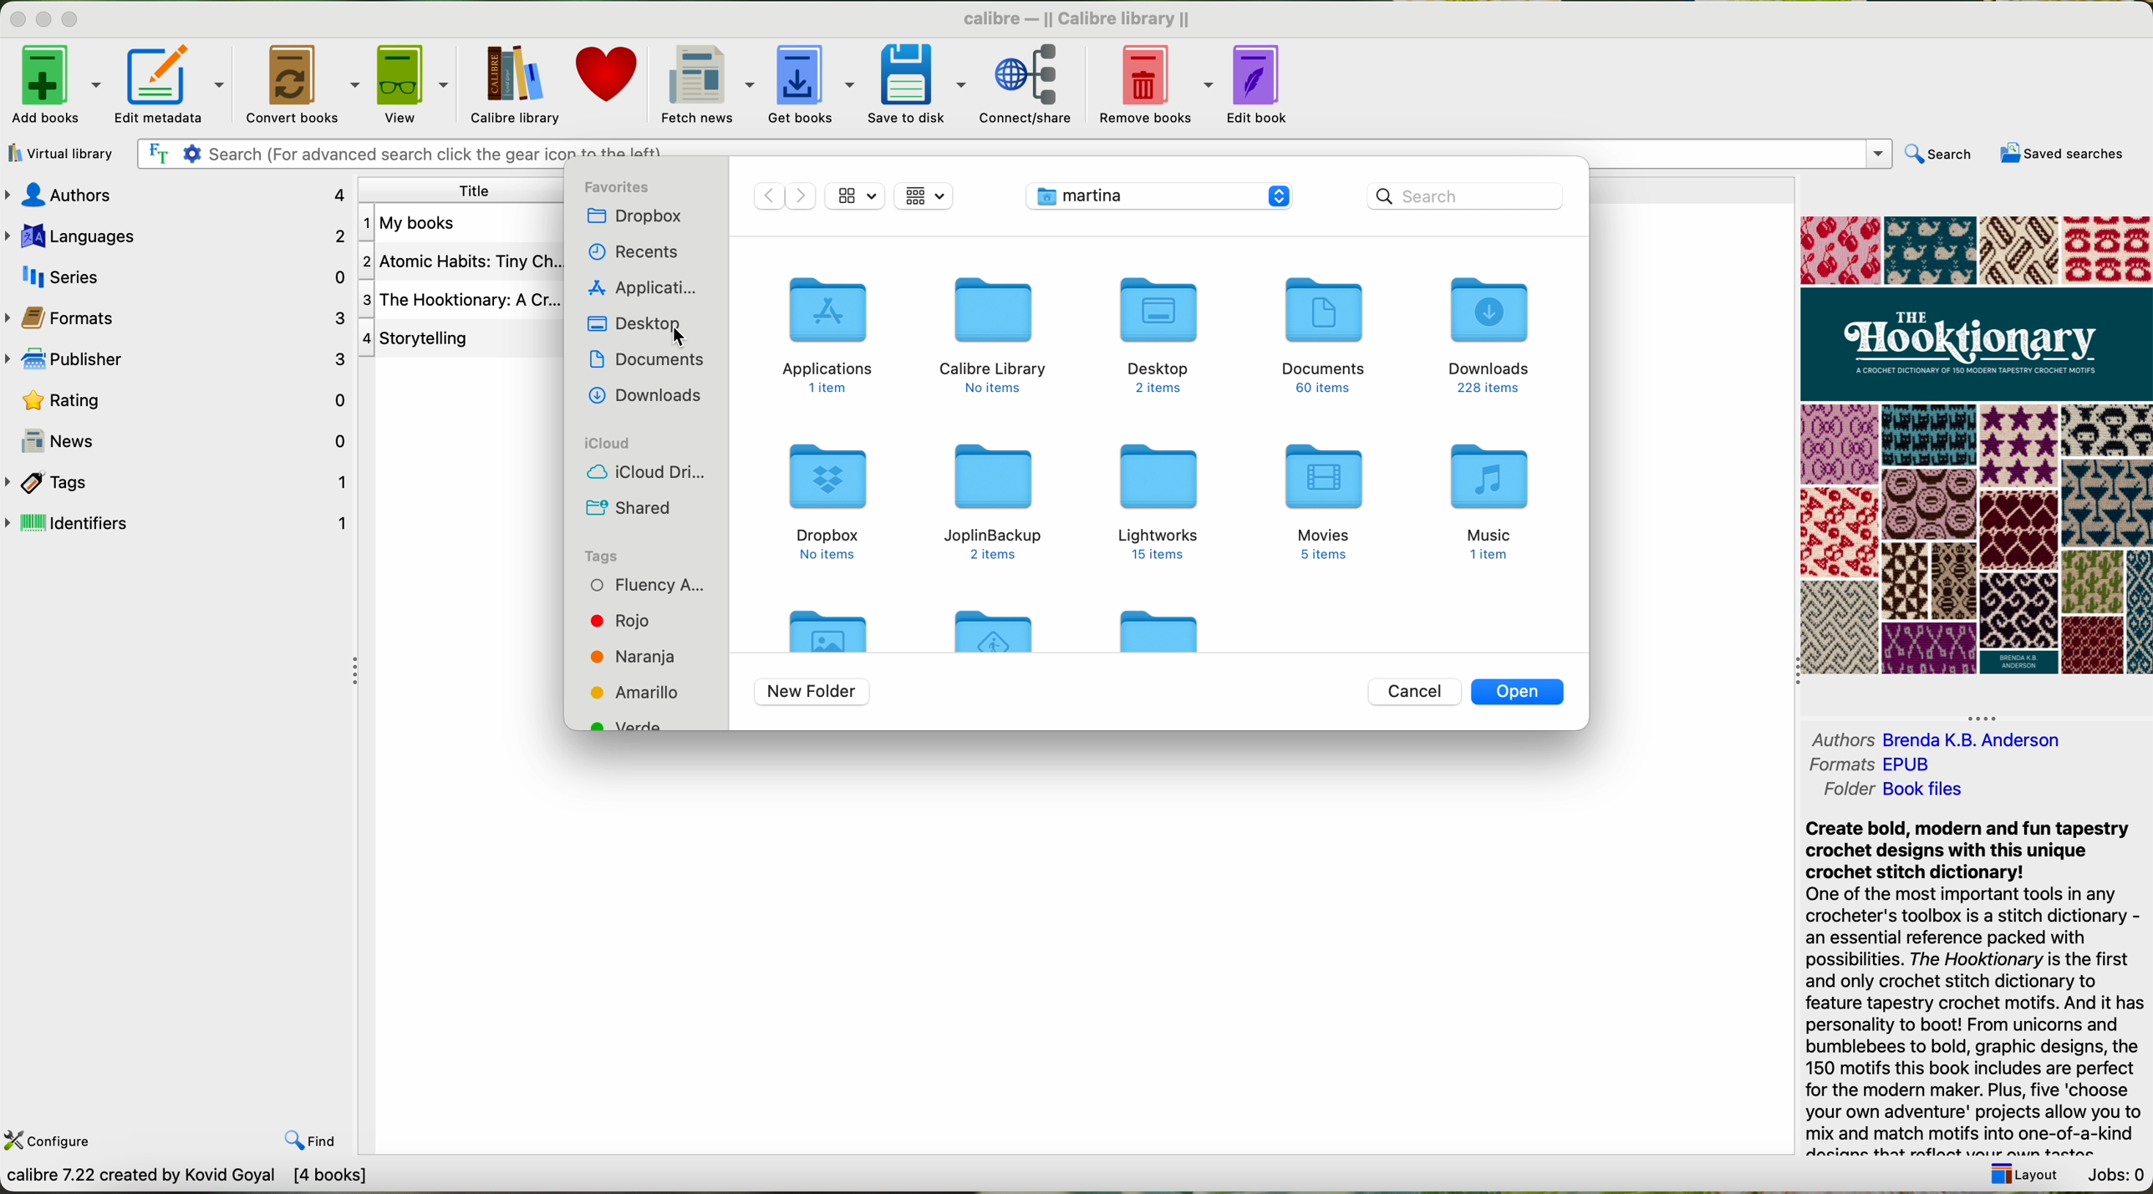 The width and height of the screenshot is (2153, 1194). What do you see at coordinates (2061, 155) in the screenshot?
I see `saved searches` at bounding box center [2061, 155].